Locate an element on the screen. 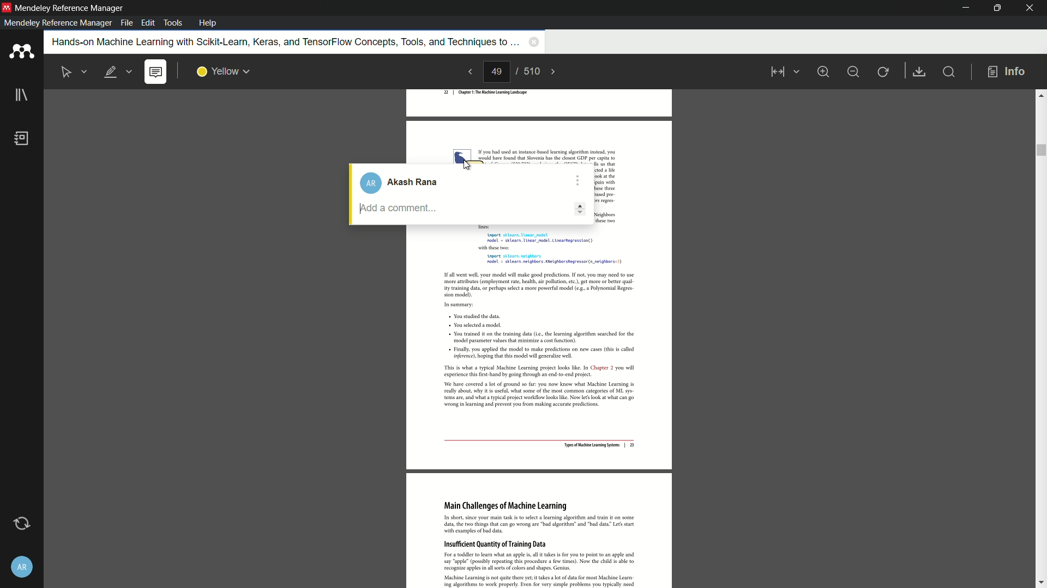 Image resolution: width=1047 pixels, height=588 pixels. sync is located at coordinates (20, 524).